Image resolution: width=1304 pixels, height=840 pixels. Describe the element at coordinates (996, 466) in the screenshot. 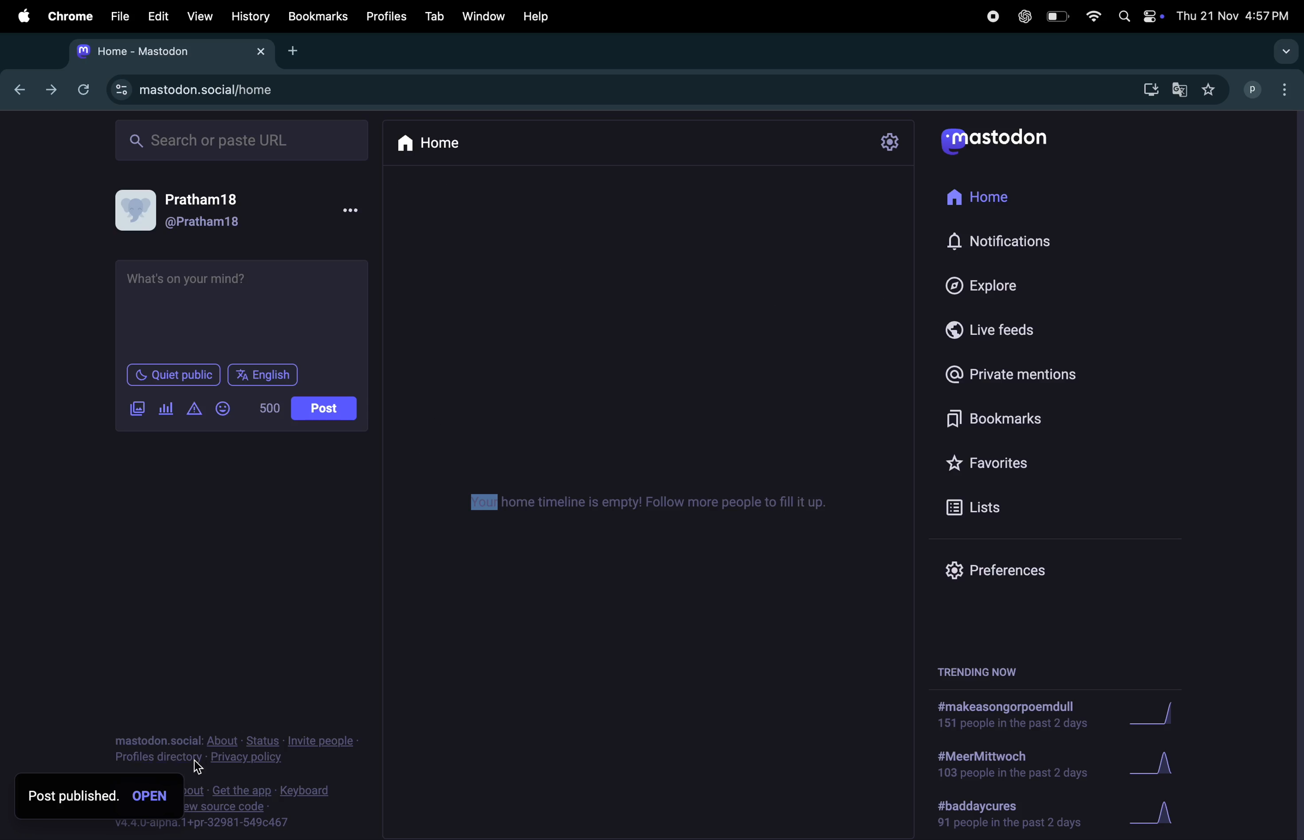

I see `favourites` at that location.